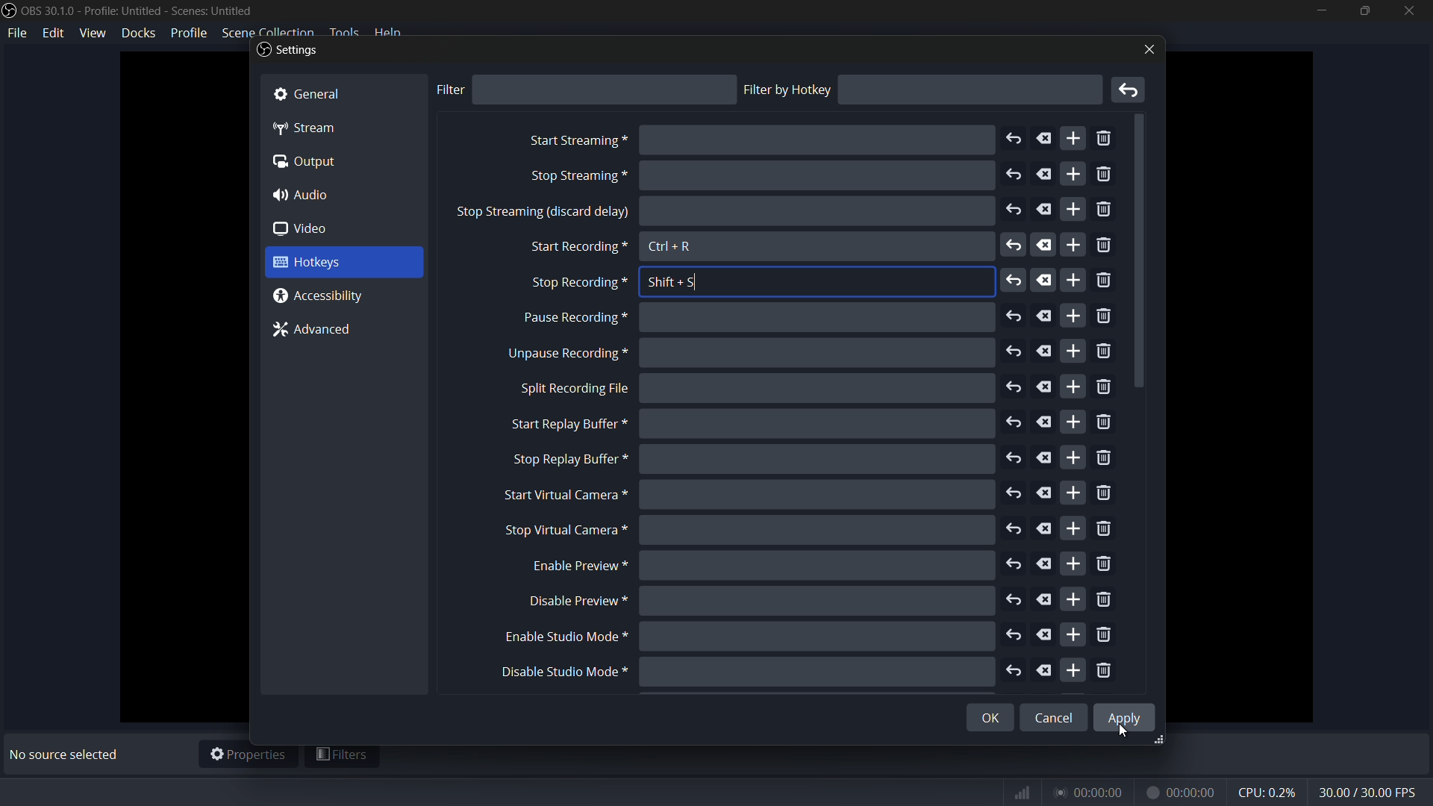 The width and height of the screenshot is (1433, 806). I want to click on stop screaming, so click(575, 177).